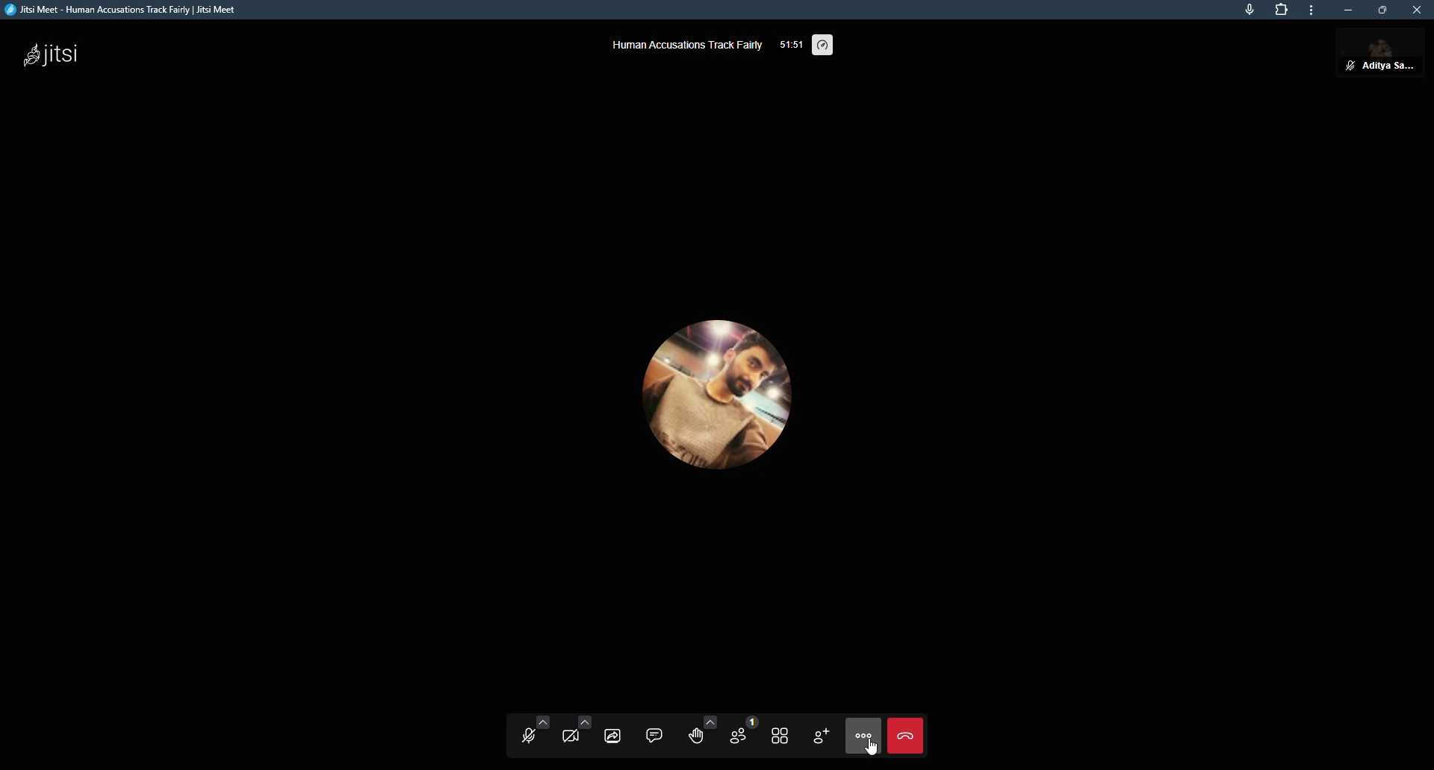 The image size is (1434, 770). I want to click on human accusations track fairly, so click(689, 44).